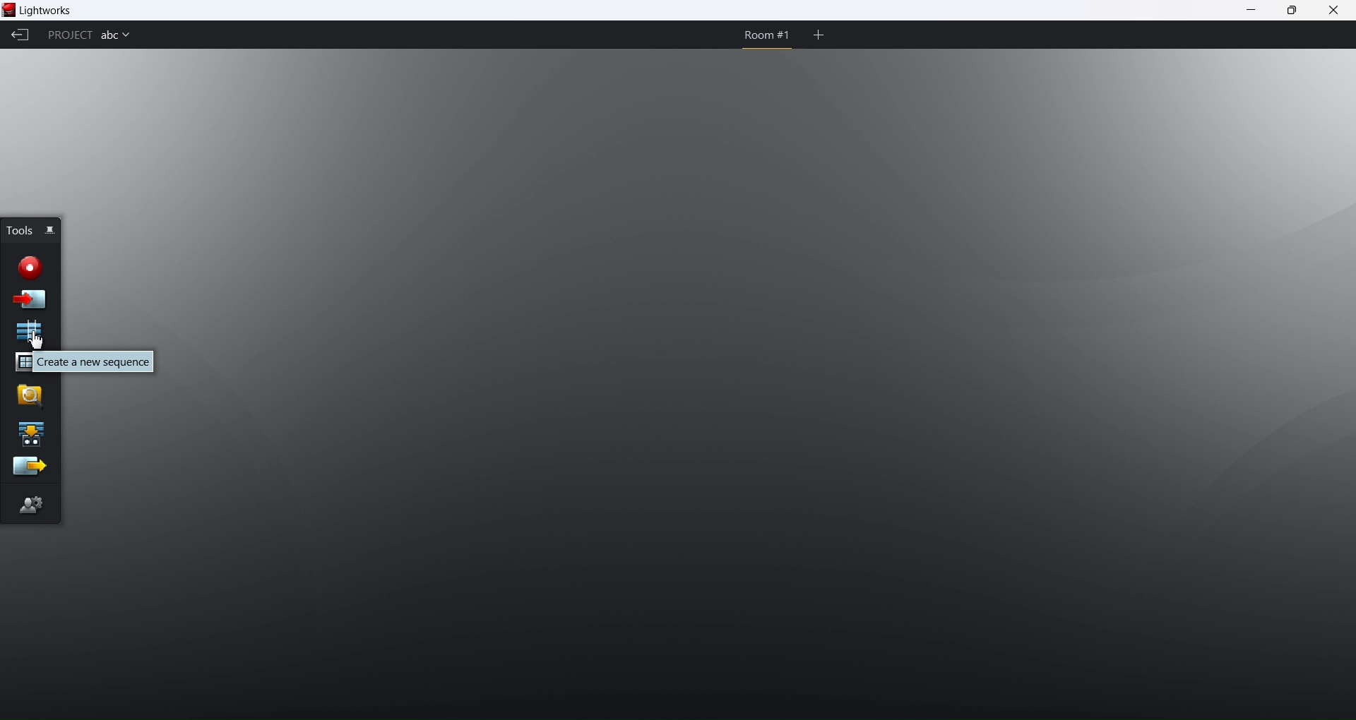 Image resolution: width=1356 pixels, height=720 pixels. I want to click on add room, so click(819, 38).